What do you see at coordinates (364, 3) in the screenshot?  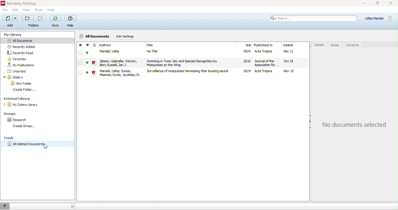 I see `minimize` at bounding box center [364, 3].